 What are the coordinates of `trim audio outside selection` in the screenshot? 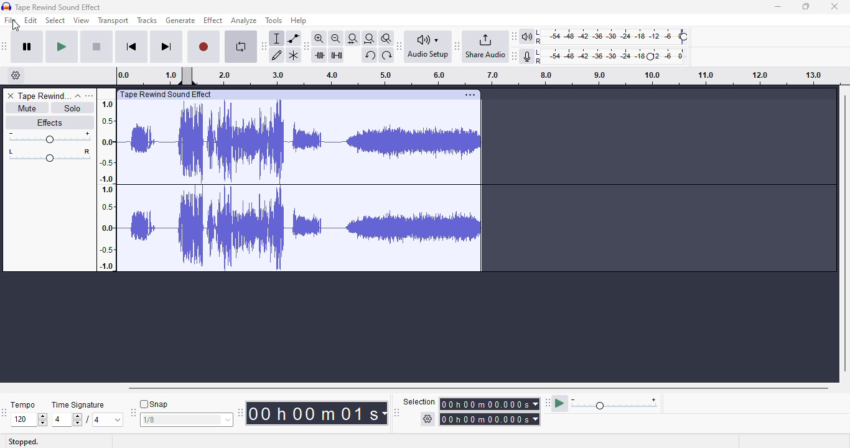 It's located at (319, 55).